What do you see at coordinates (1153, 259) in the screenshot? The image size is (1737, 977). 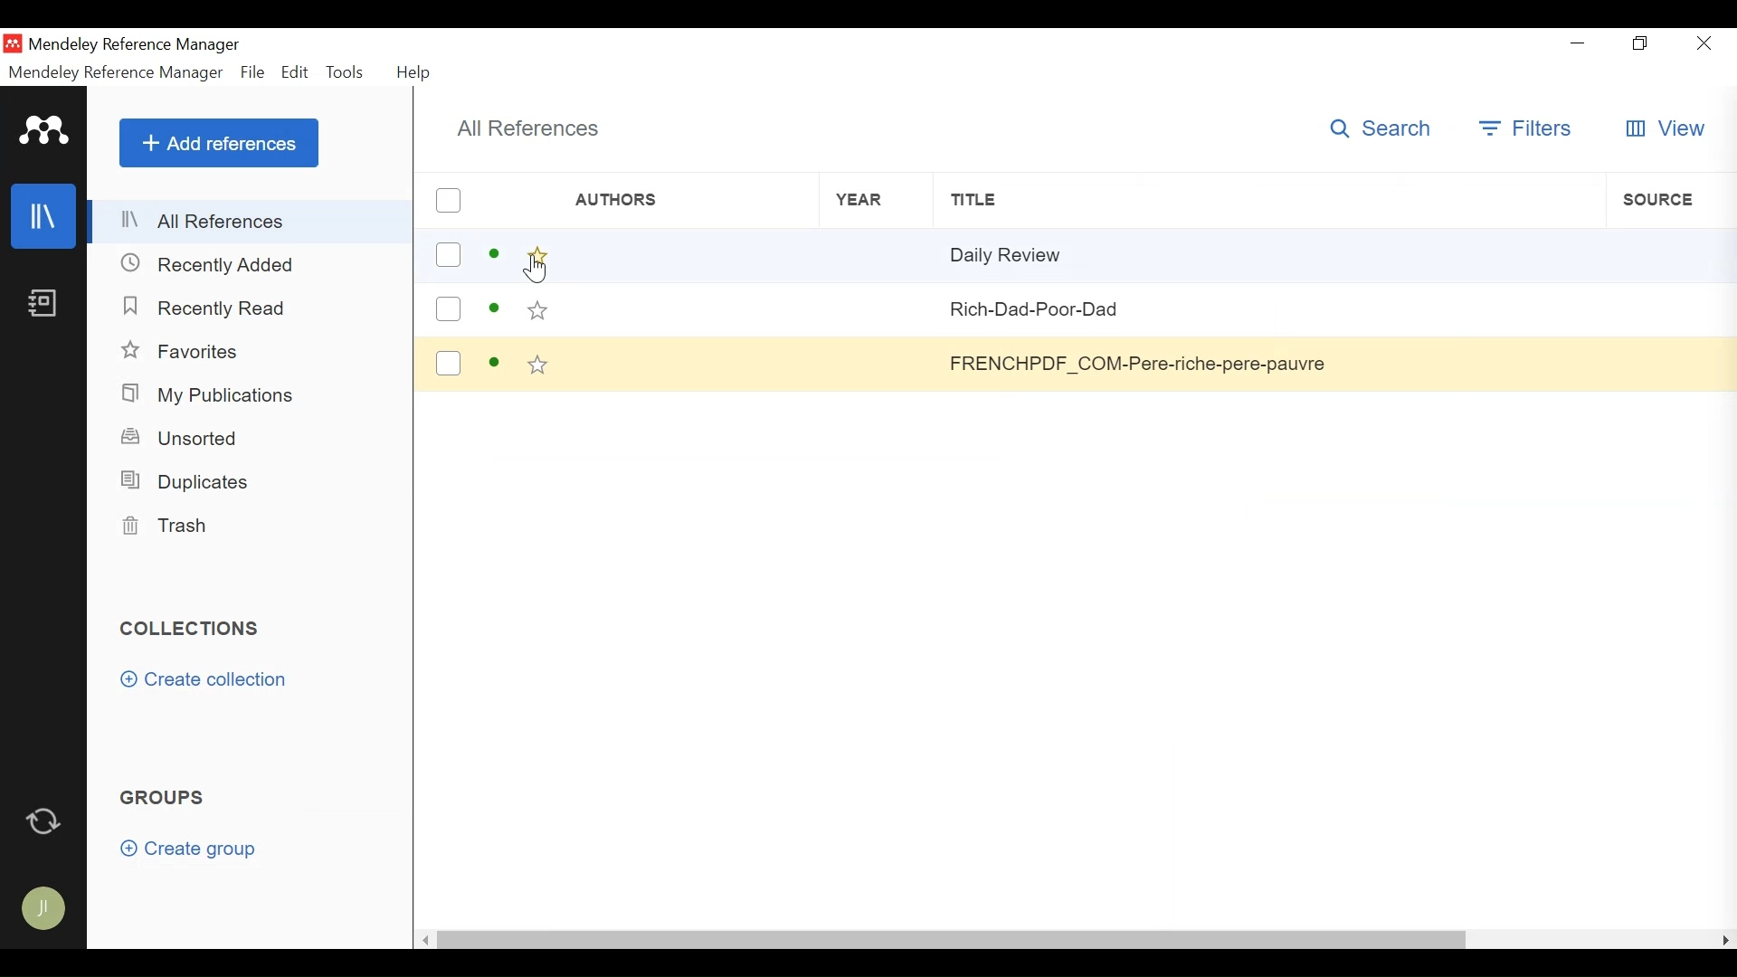 I see `daily review` at bounding box center [1153, 259].